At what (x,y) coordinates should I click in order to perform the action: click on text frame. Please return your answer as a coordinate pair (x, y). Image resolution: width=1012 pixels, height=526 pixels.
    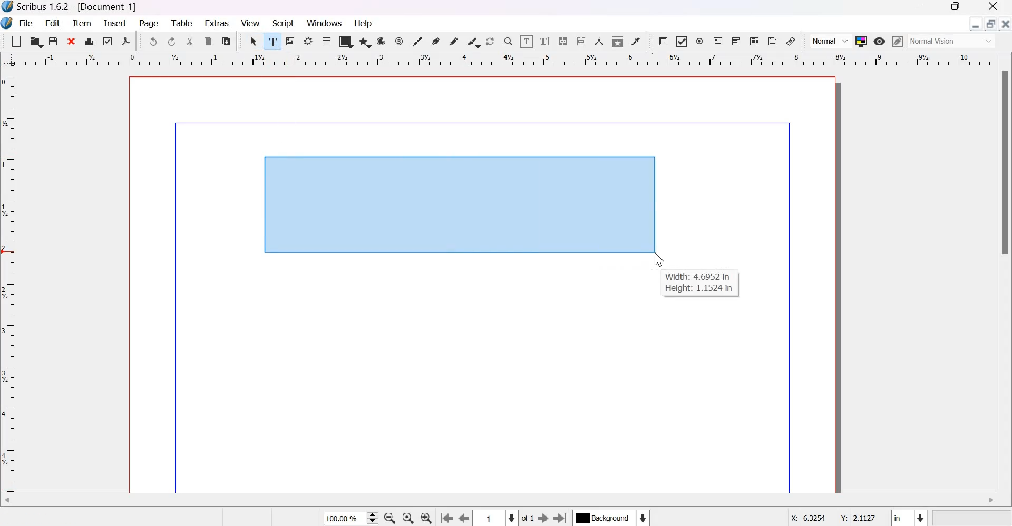
    Looking at the image, I should click on (273, 40).